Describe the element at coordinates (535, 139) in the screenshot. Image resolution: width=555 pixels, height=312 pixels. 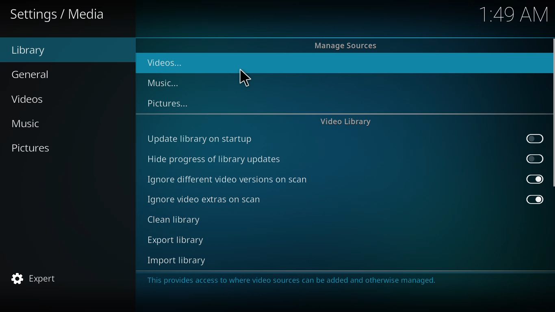
I see `anble` at that location.